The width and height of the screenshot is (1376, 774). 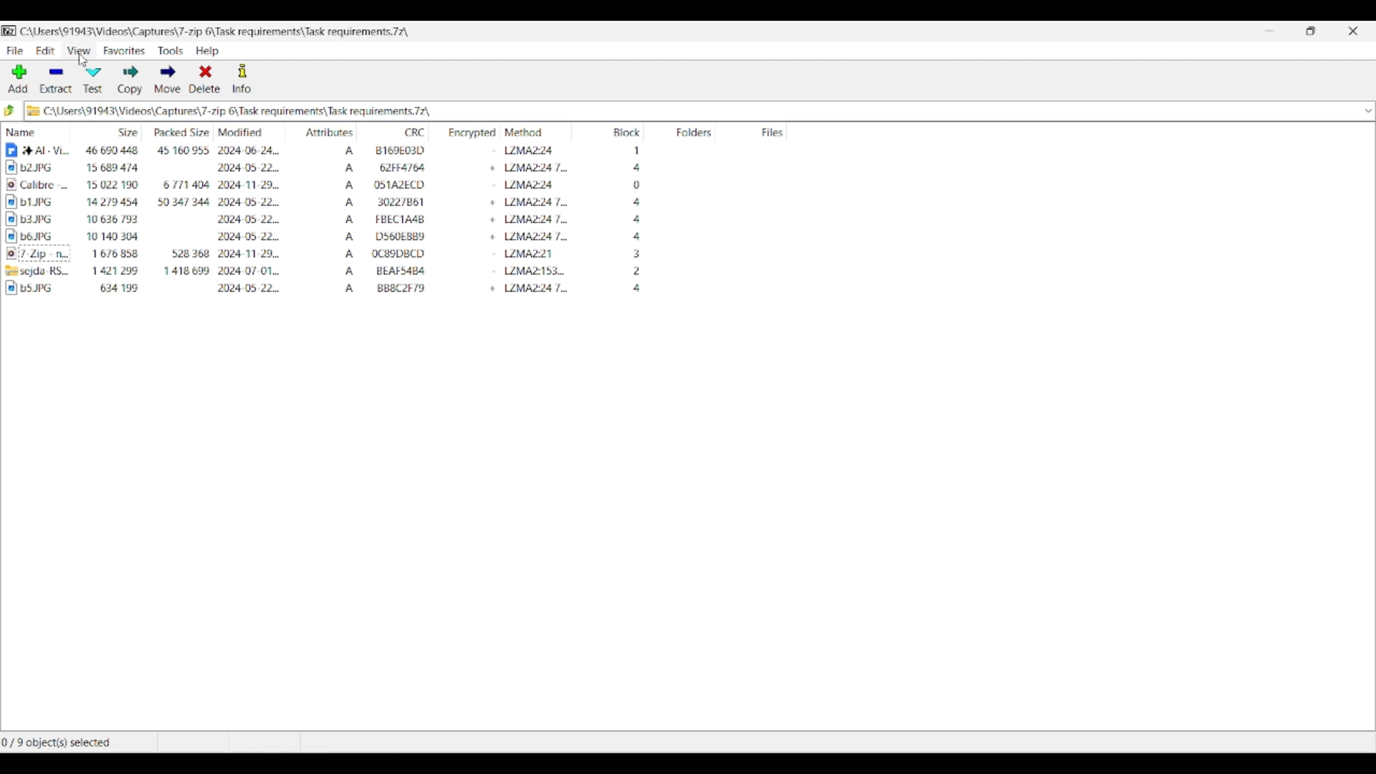 What do you see at coordinates (250, 130) in the screenshot?
I see `Modified column` at bounding box center [250, 130].